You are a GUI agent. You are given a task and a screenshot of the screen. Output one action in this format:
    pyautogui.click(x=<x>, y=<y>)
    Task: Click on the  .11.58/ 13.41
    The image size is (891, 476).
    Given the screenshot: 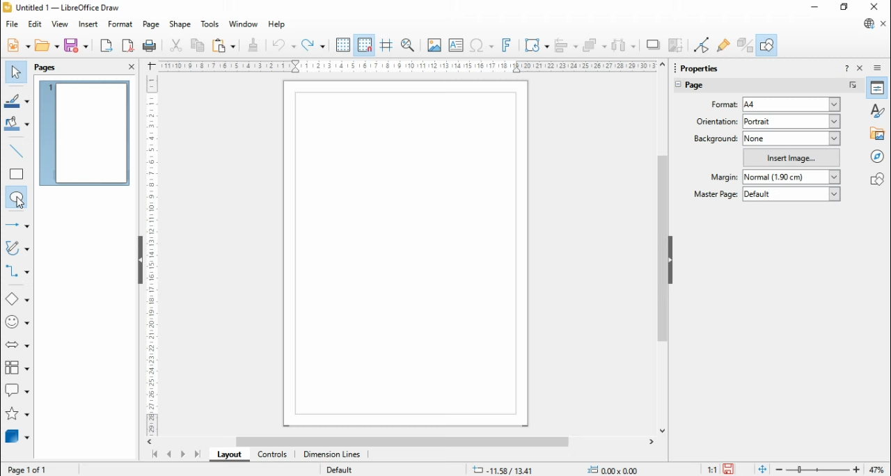 What is the action you would take?
    pyautogui.click(x=500, y=469)
    